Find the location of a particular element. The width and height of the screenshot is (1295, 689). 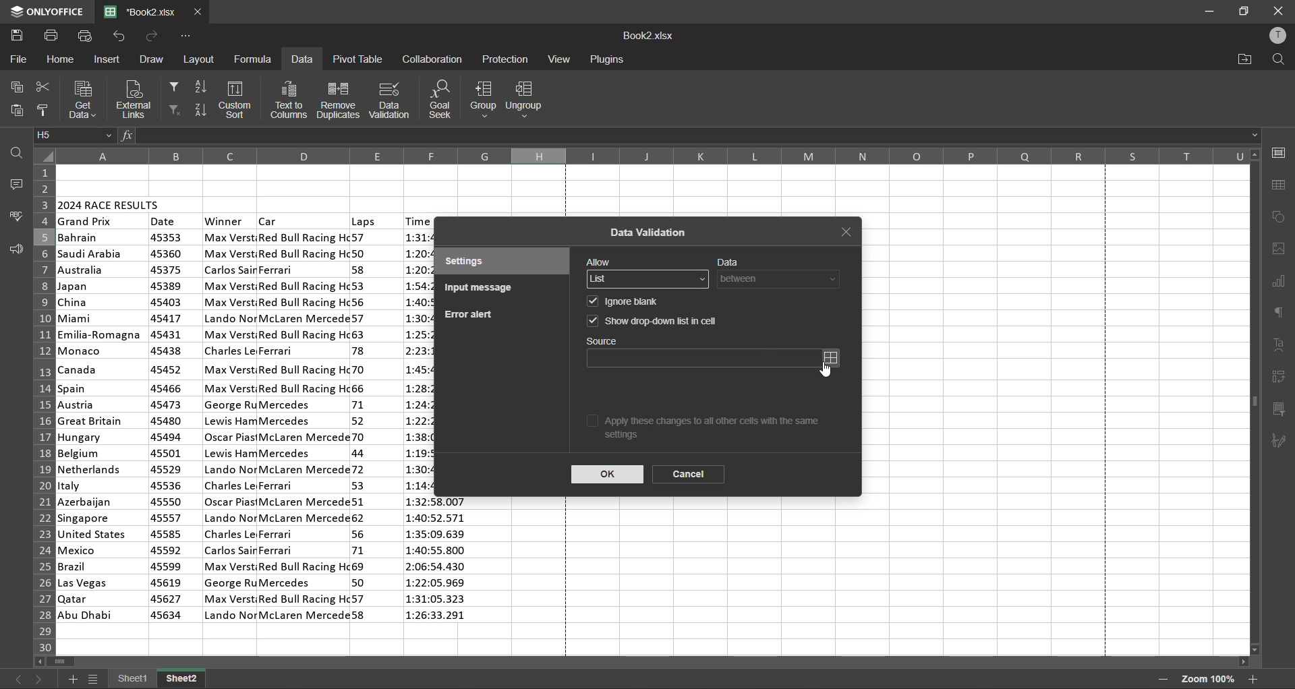

ok is located at coordinates (608, 474).